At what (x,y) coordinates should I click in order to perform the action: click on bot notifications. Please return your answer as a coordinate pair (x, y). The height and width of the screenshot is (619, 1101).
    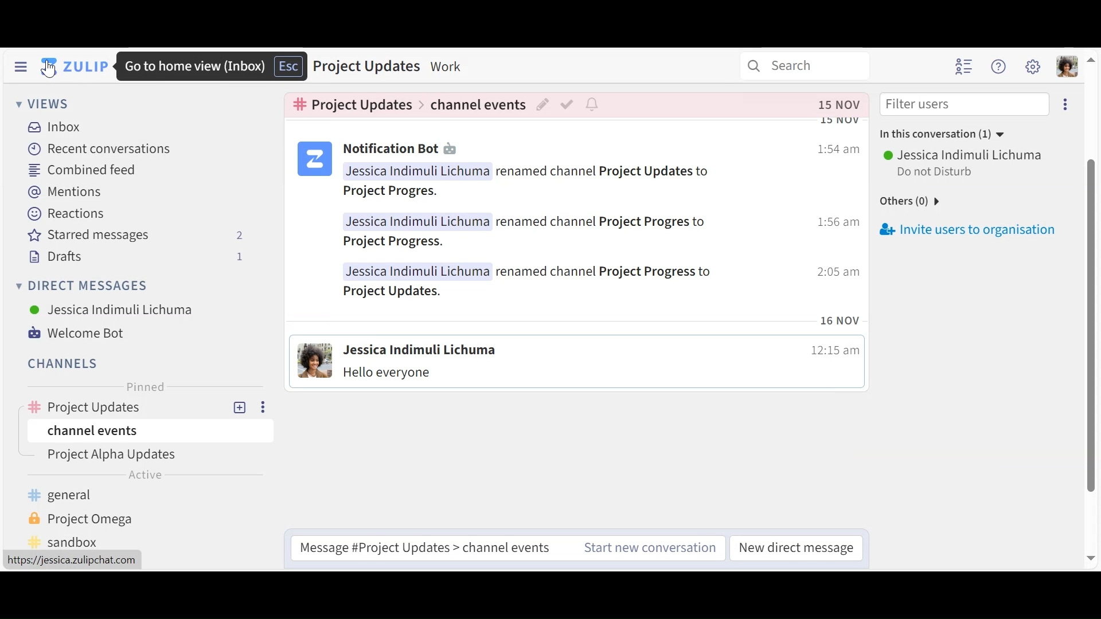
    Looking at the image, I should click on (391, 190).